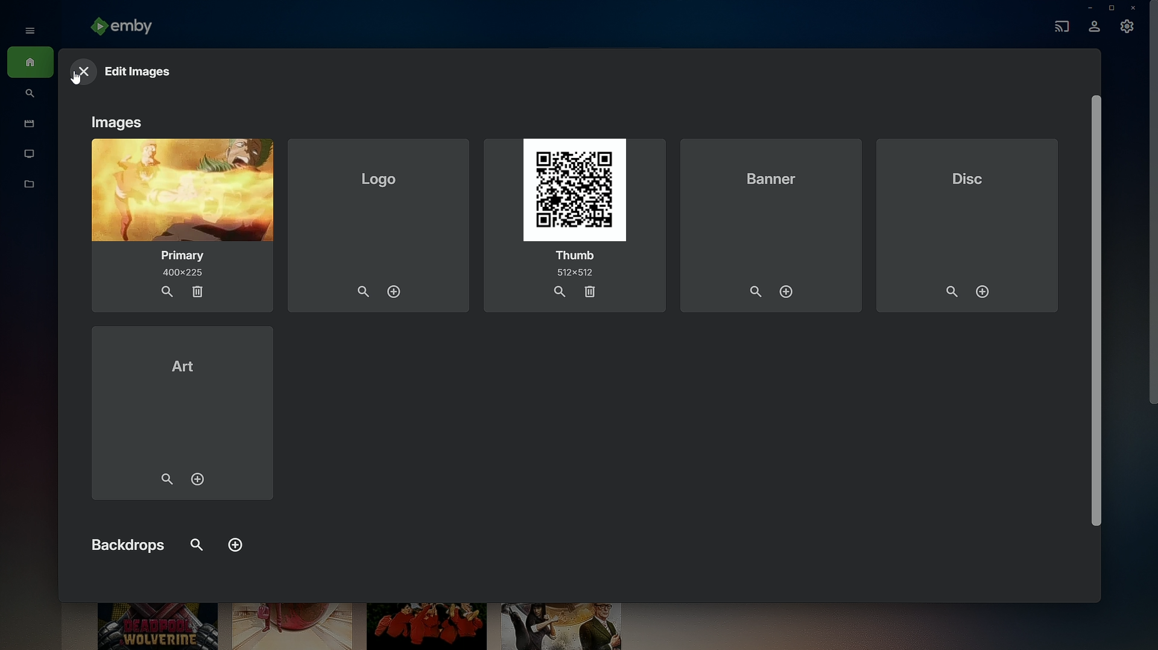 The height and width of the screenshot is (650, 1158). What do you see at coordinates (1135, 8) in the screenshot?
I see `Close` at bounding box center [1135, 8].